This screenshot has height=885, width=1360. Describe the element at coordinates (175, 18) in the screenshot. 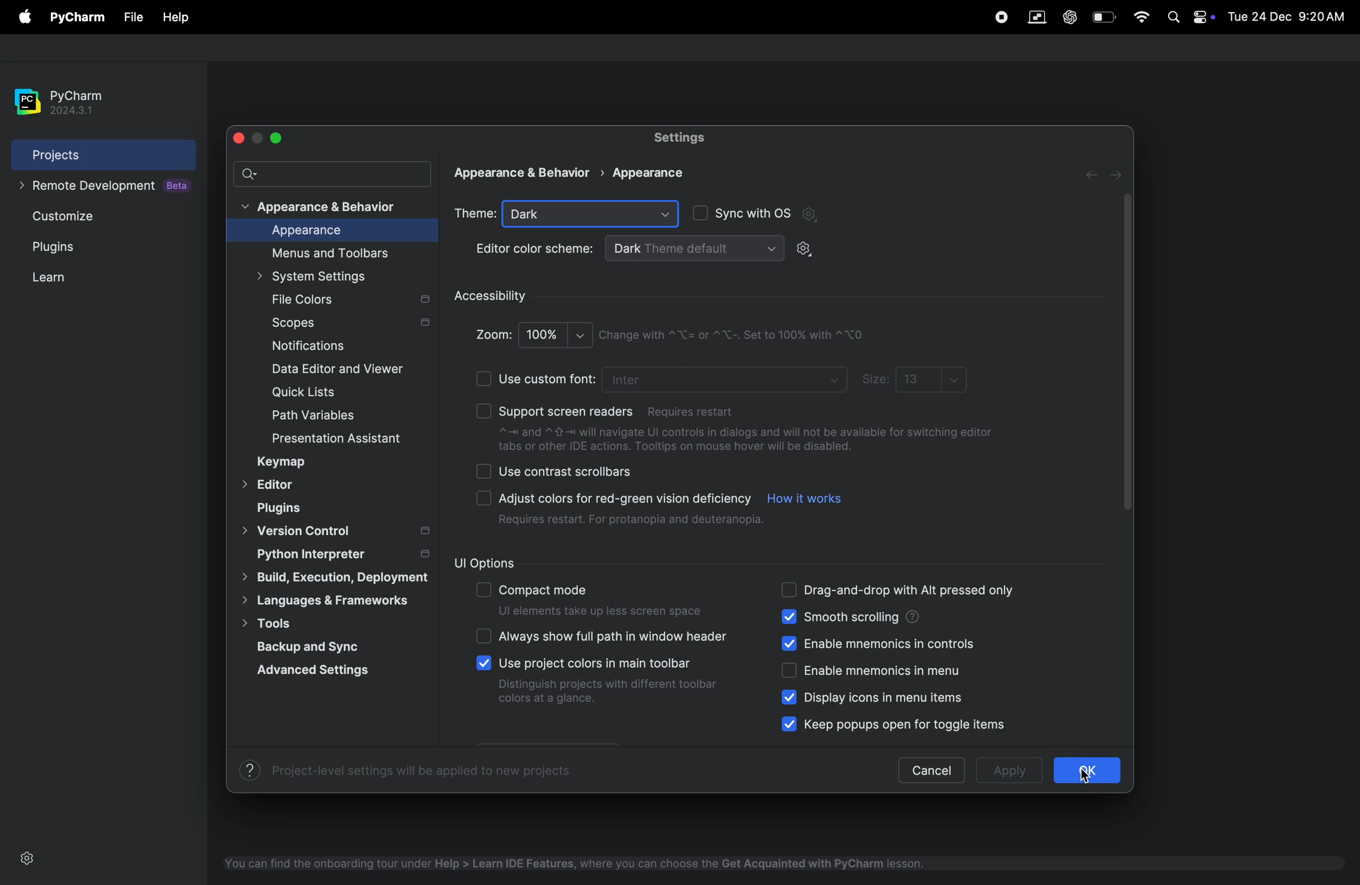

I see `help` at that location.